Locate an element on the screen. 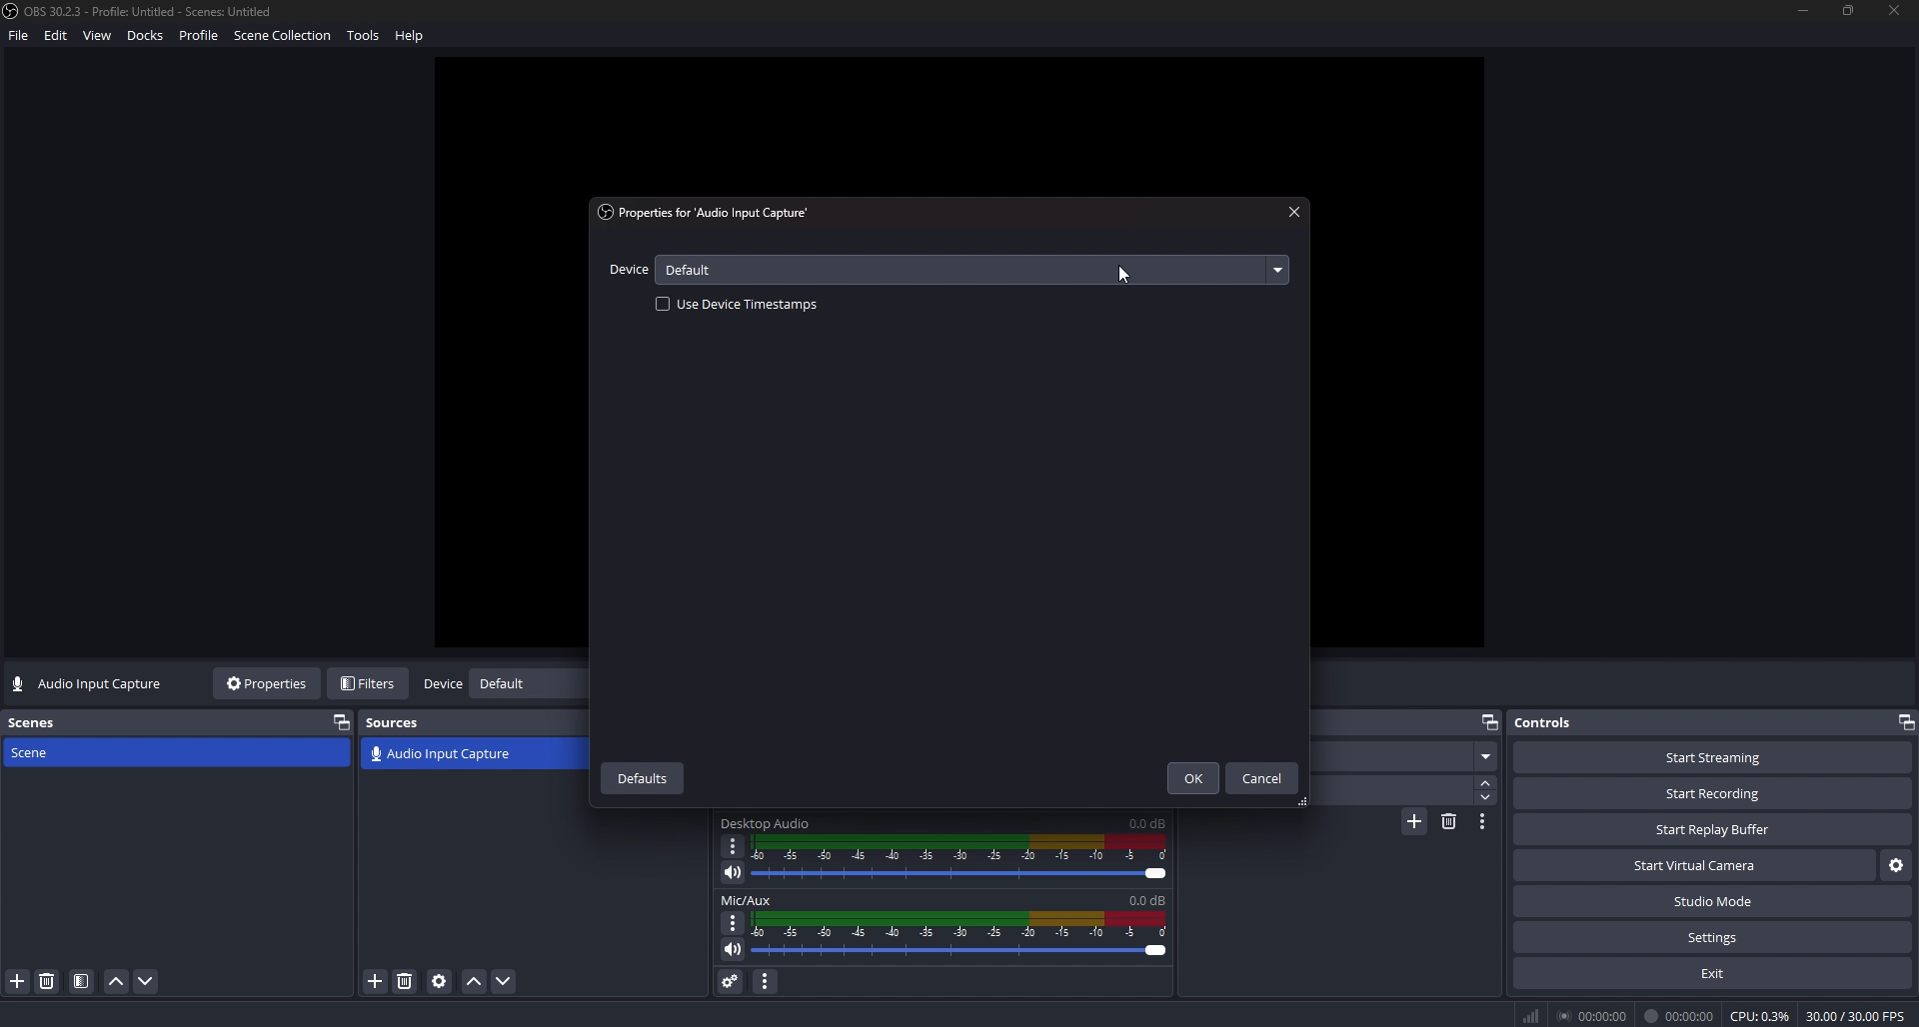 The image size is (1919, 1027). advanced audio properties is located at coordinates (730, 980).